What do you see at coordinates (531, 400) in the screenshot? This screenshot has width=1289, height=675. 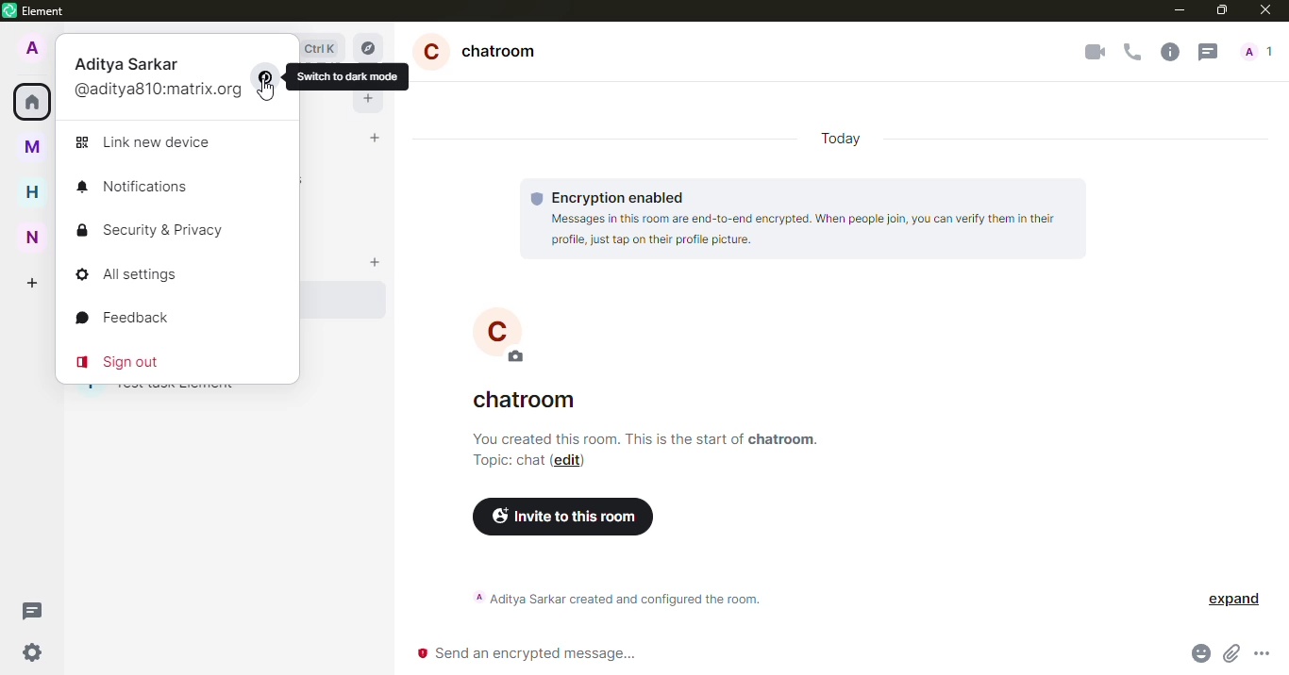 I see `chatroom` at bounding box center [531, 400].